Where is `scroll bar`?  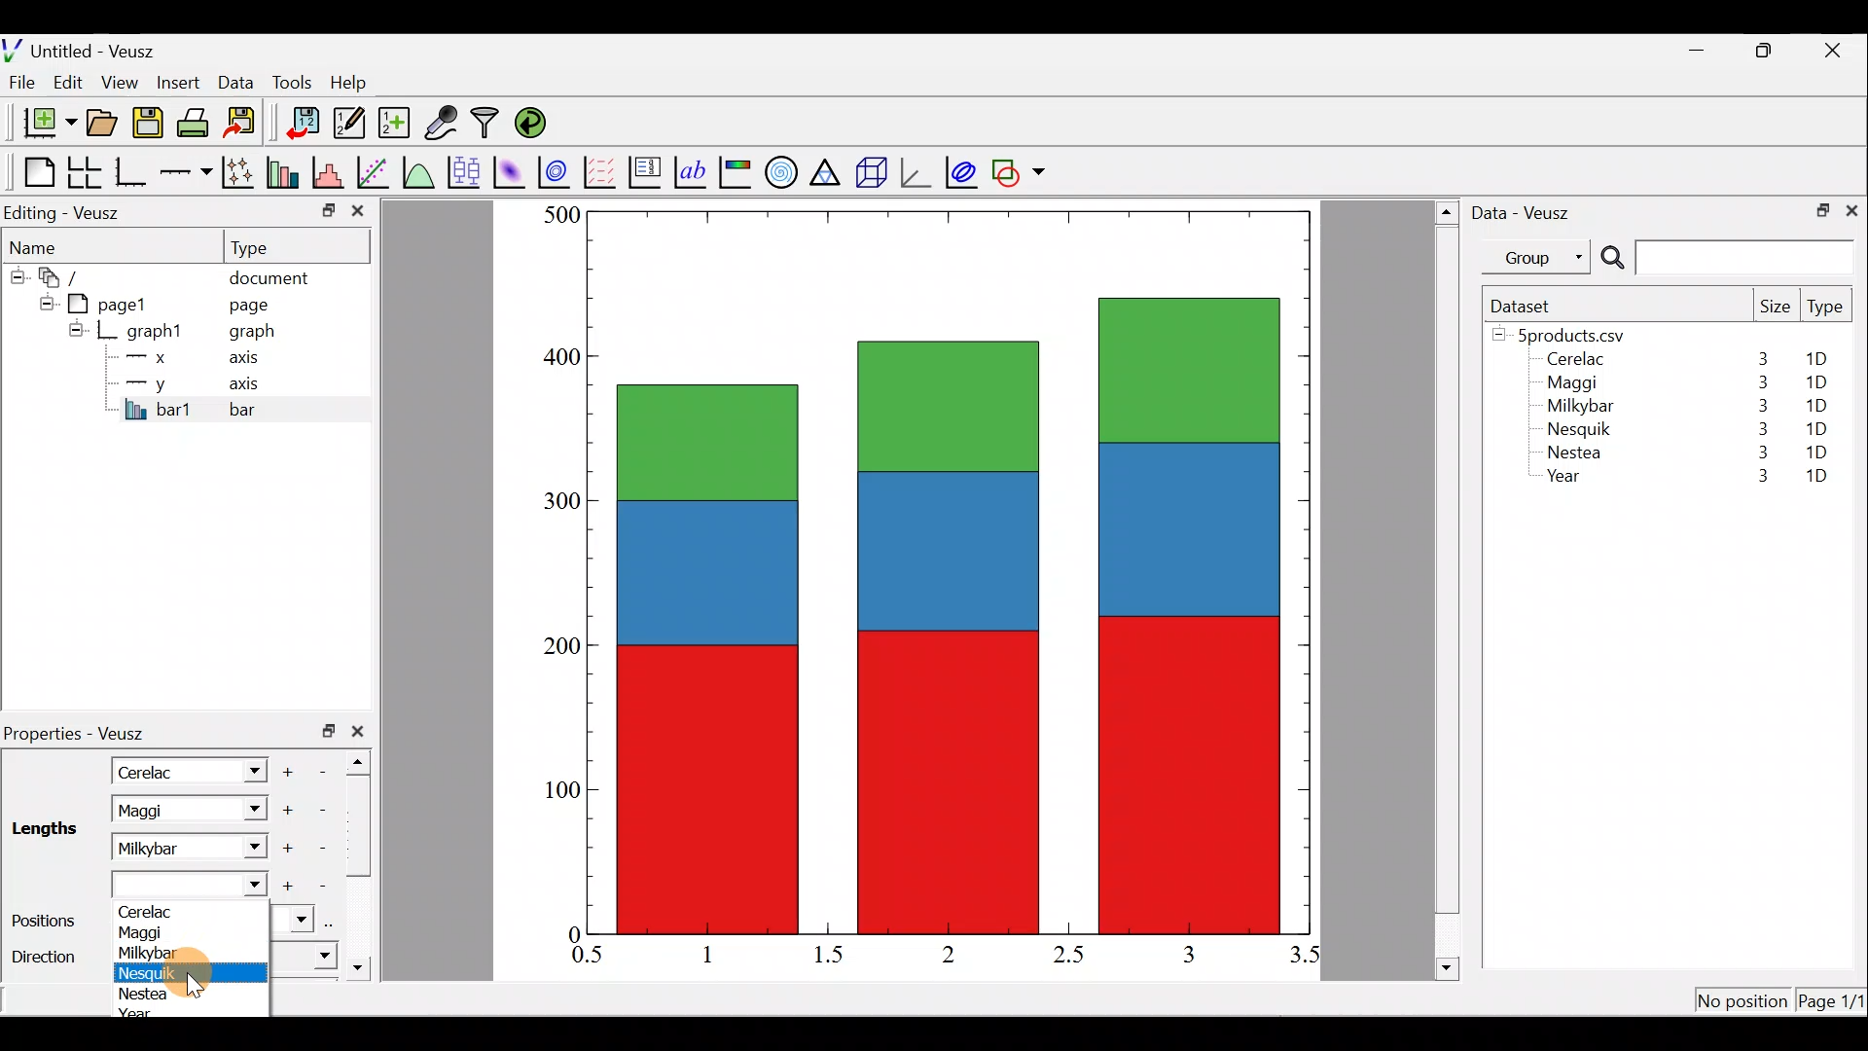
scroll bar is located at coordinates (1448, 587).